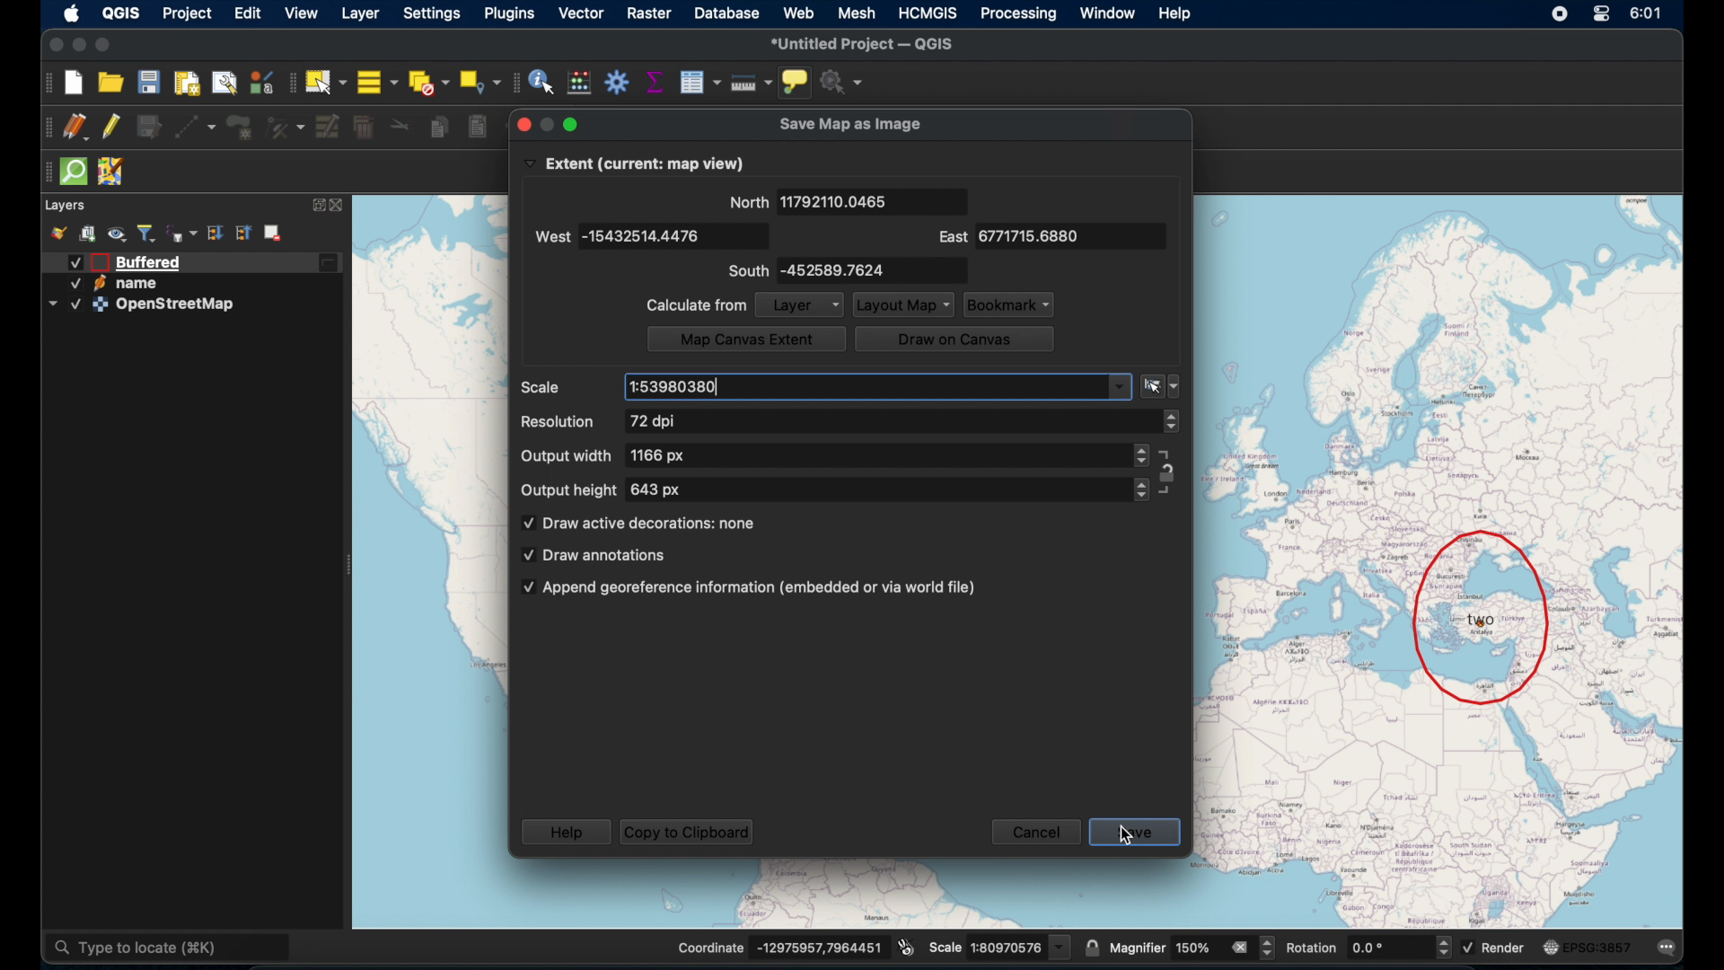 This screenshot has width=1724, height=970. Describe the element at coordinates (930, 13) in the screenshot. I see `HCMGIS` at that location.